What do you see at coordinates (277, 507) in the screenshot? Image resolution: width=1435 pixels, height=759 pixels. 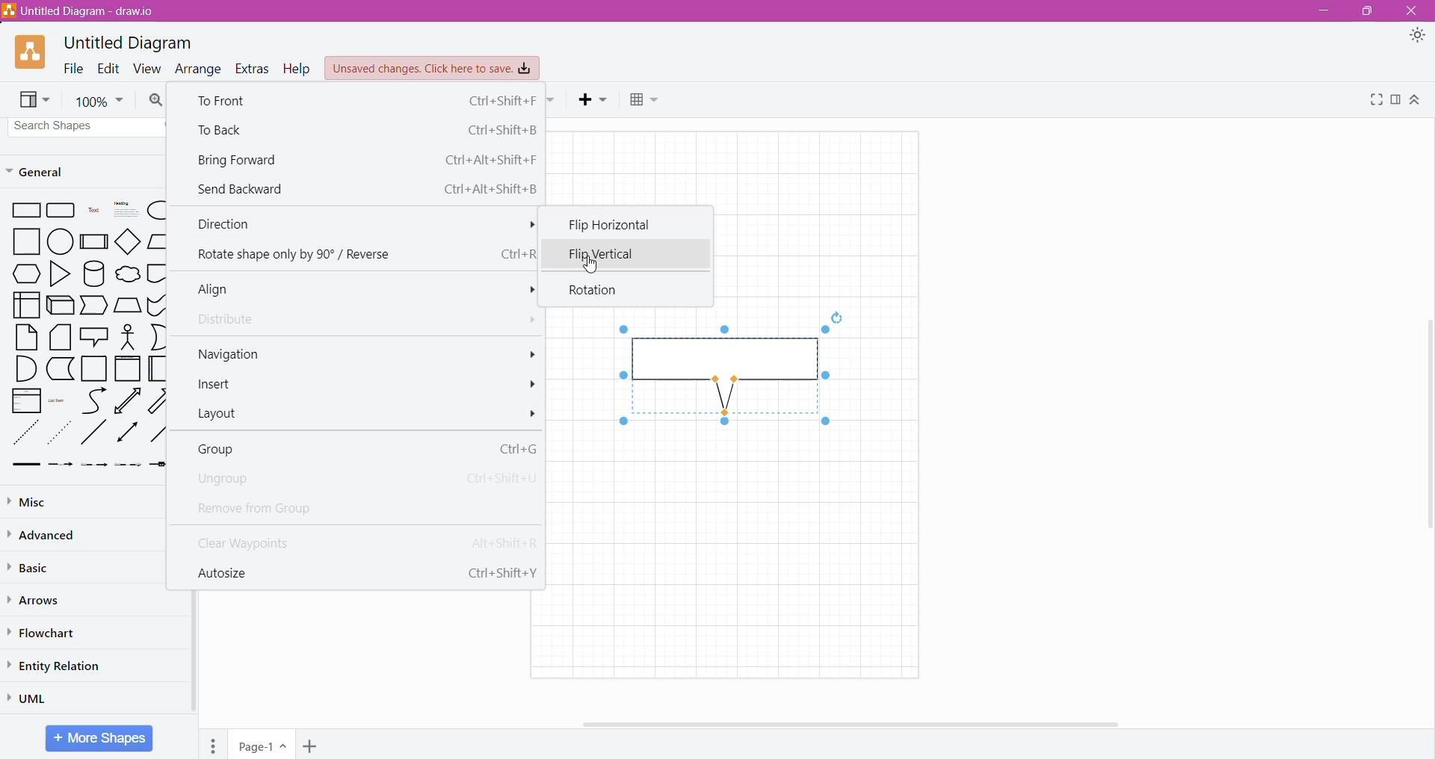 I see `Remove from Group` at bounding box center [277, 507].